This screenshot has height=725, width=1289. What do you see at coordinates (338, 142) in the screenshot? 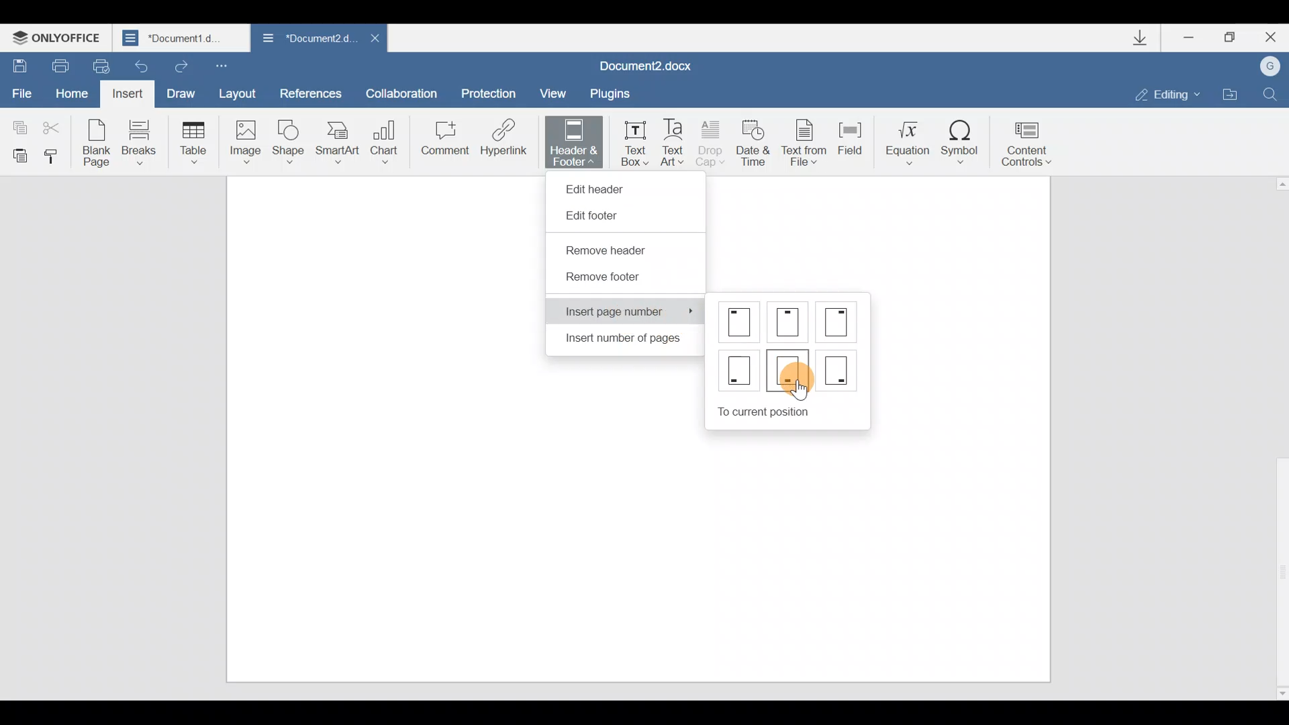
I see `SmartArt` at bounding box center [338, 142].